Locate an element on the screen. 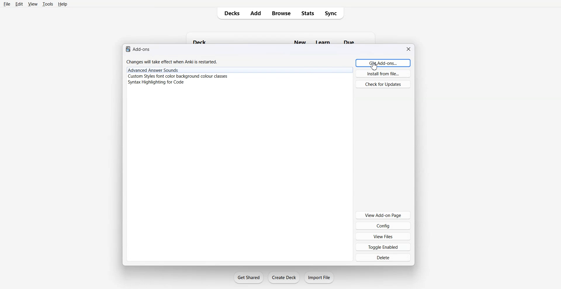 The image size is (561, 289). Plugins is located at coordinates (240, 76).